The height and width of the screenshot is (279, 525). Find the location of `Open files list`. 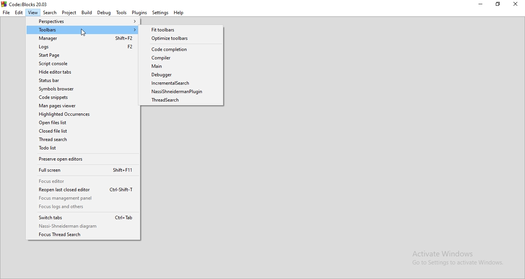

Open files list is located at coordinates (82, 122).